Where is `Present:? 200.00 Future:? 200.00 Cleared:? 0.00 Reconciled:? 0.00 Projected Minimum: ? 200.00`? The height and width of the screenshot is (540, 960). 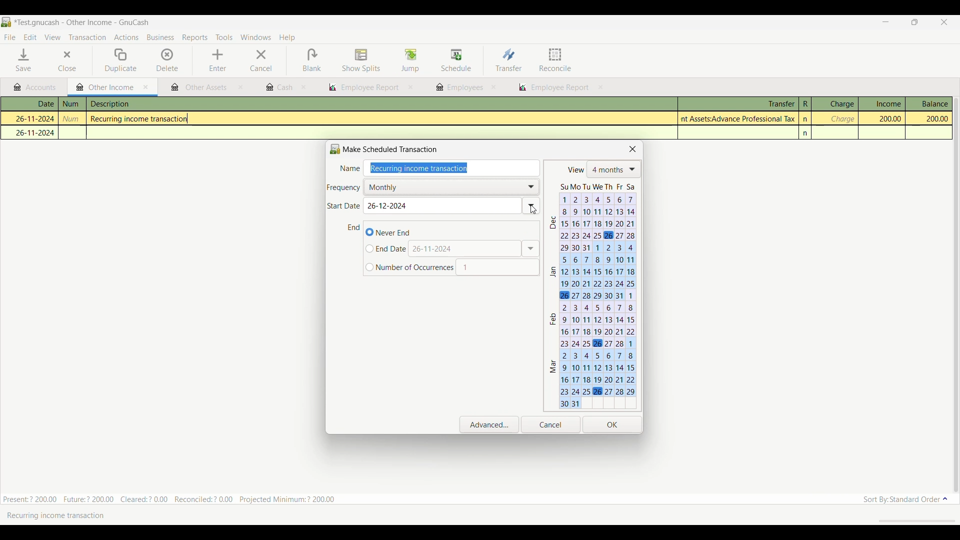
Present:? 200.00 Future:? 200.00 Cleared:? 0.00 Reconciled:? 0.00 Projected Minimum: ? 200.00 is located at coordinates (174, 497).